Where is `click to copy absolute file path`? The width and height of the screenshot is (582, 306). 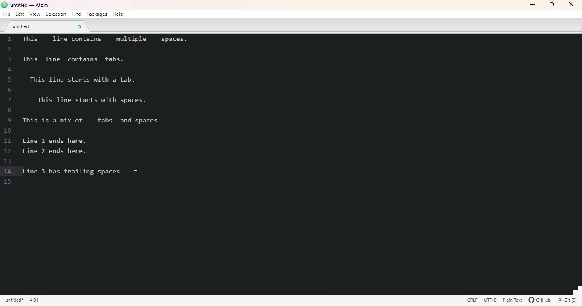
click to copy absolute file path is located at coordinates (14, 300).